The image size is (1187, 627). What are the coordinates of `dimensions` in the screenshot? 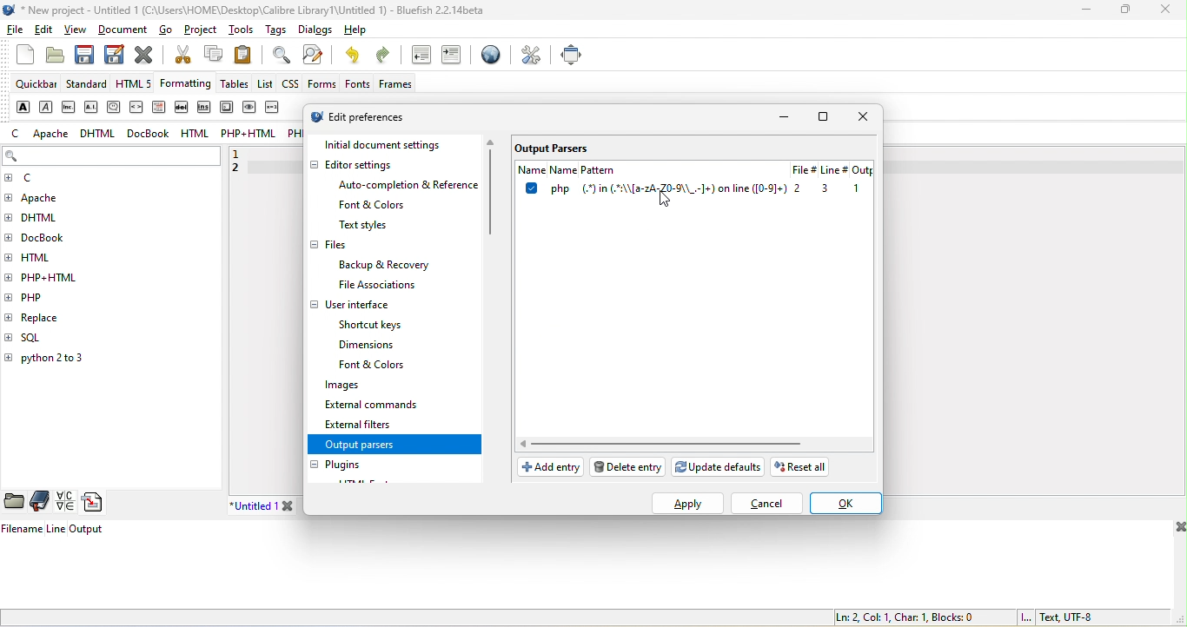 It's located at (370, 346).